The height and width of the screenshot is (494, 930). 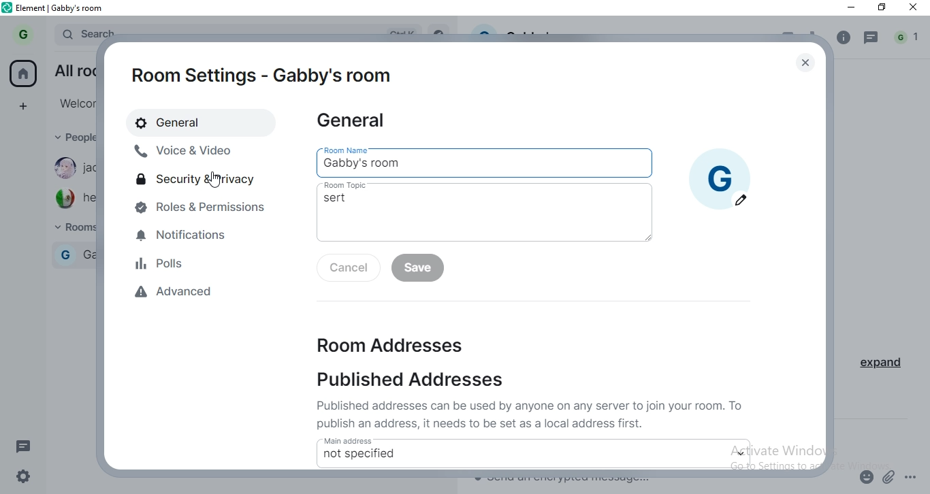 I want to click on options, so click(x=912, y=474).